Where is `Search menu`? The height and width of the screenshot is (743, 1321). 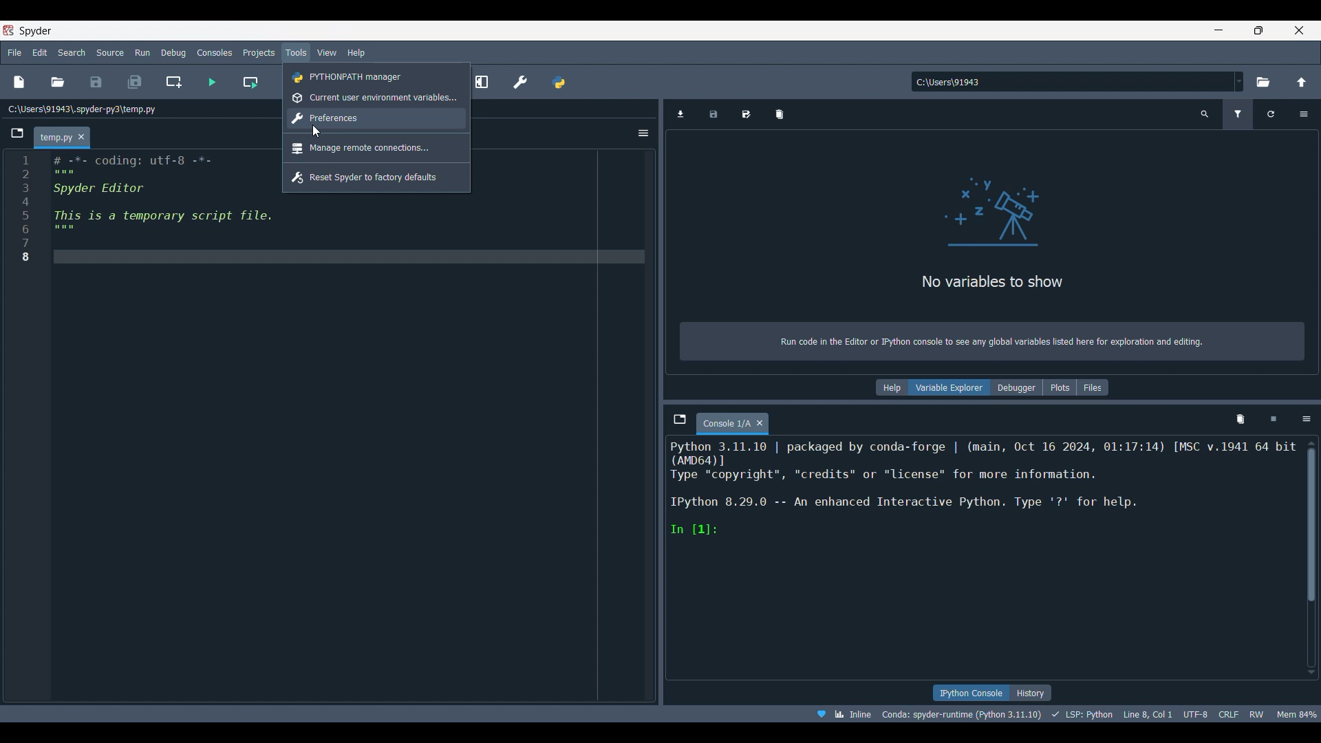
Search menu is located at coordinates (72, 52).